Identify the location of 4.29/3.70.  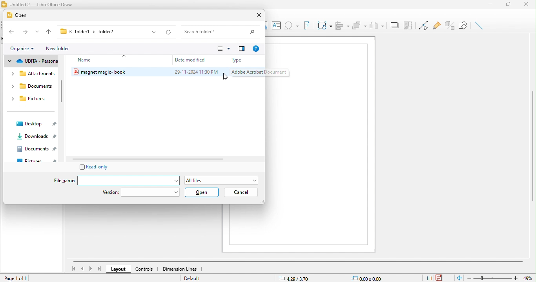
(300, 278).